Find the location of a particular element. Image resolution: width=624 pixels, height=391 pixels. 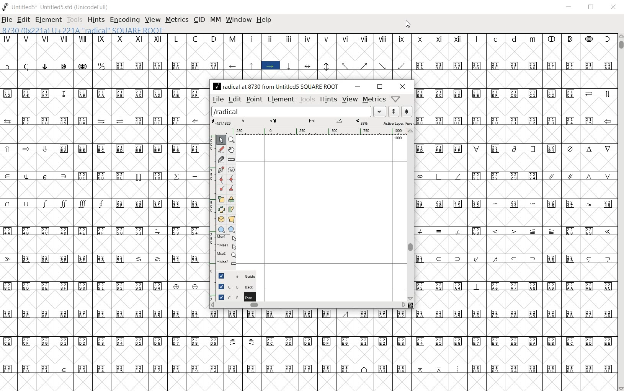

ELEMENT is located at coordinates (49, 20).